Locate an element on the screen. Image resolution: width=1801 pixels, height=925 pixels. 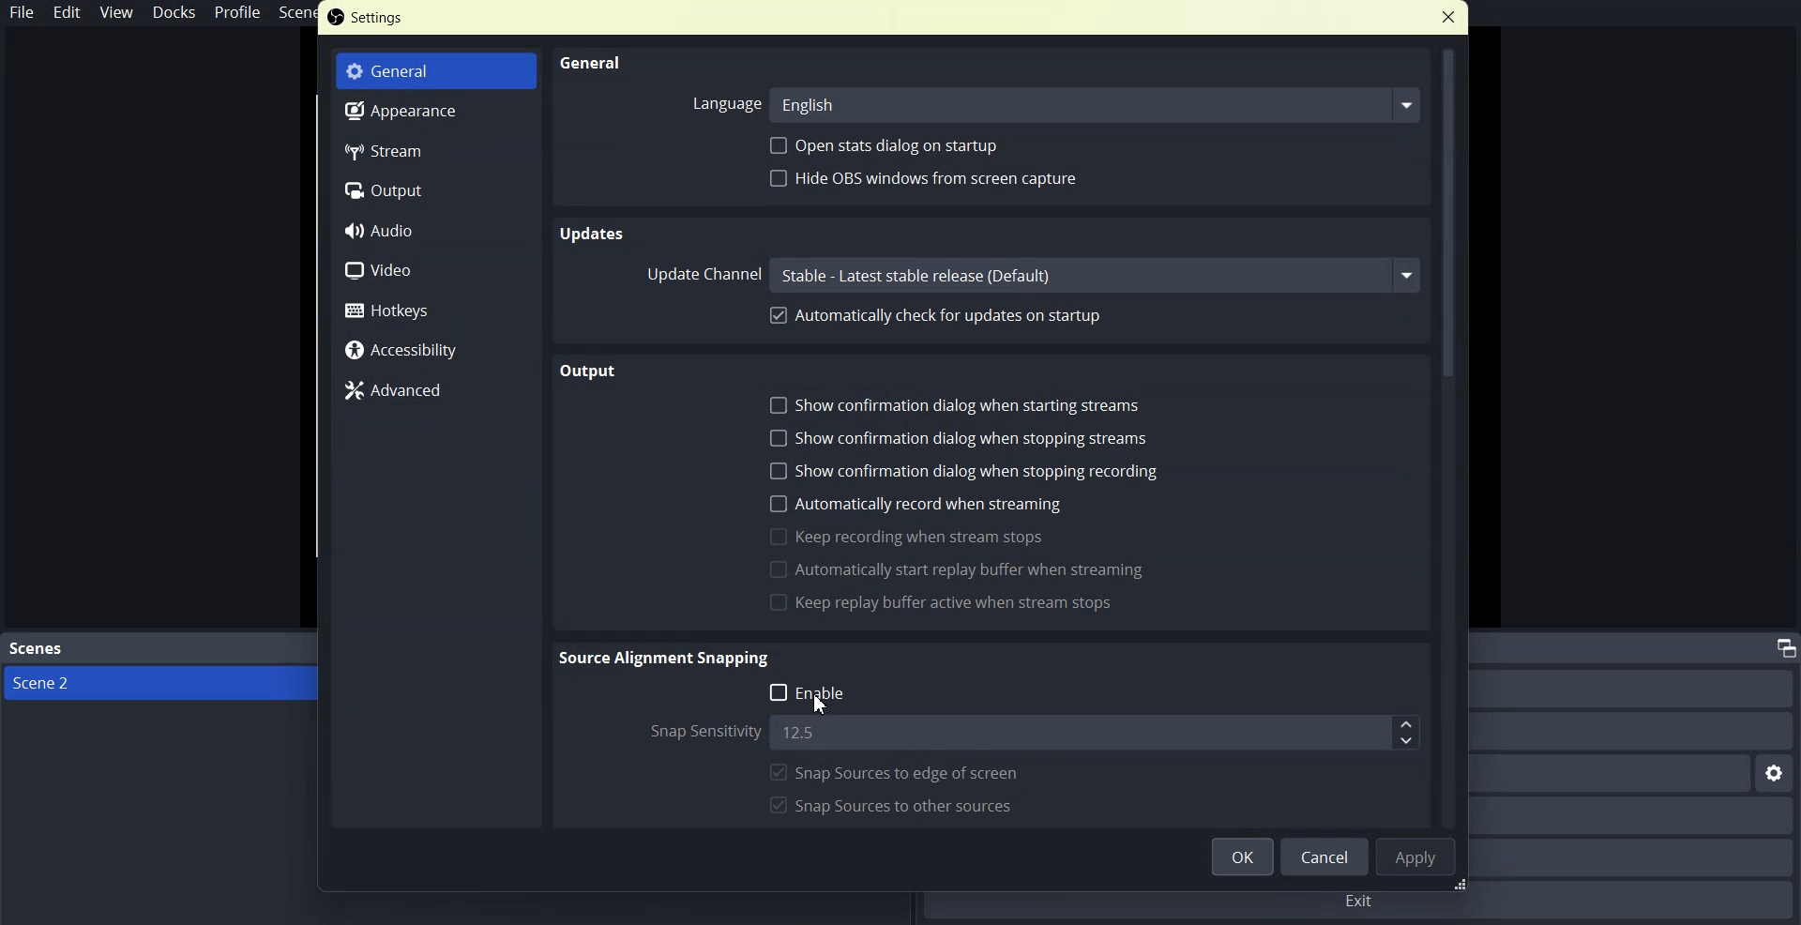
Stream is located at coordinates (438, 150).